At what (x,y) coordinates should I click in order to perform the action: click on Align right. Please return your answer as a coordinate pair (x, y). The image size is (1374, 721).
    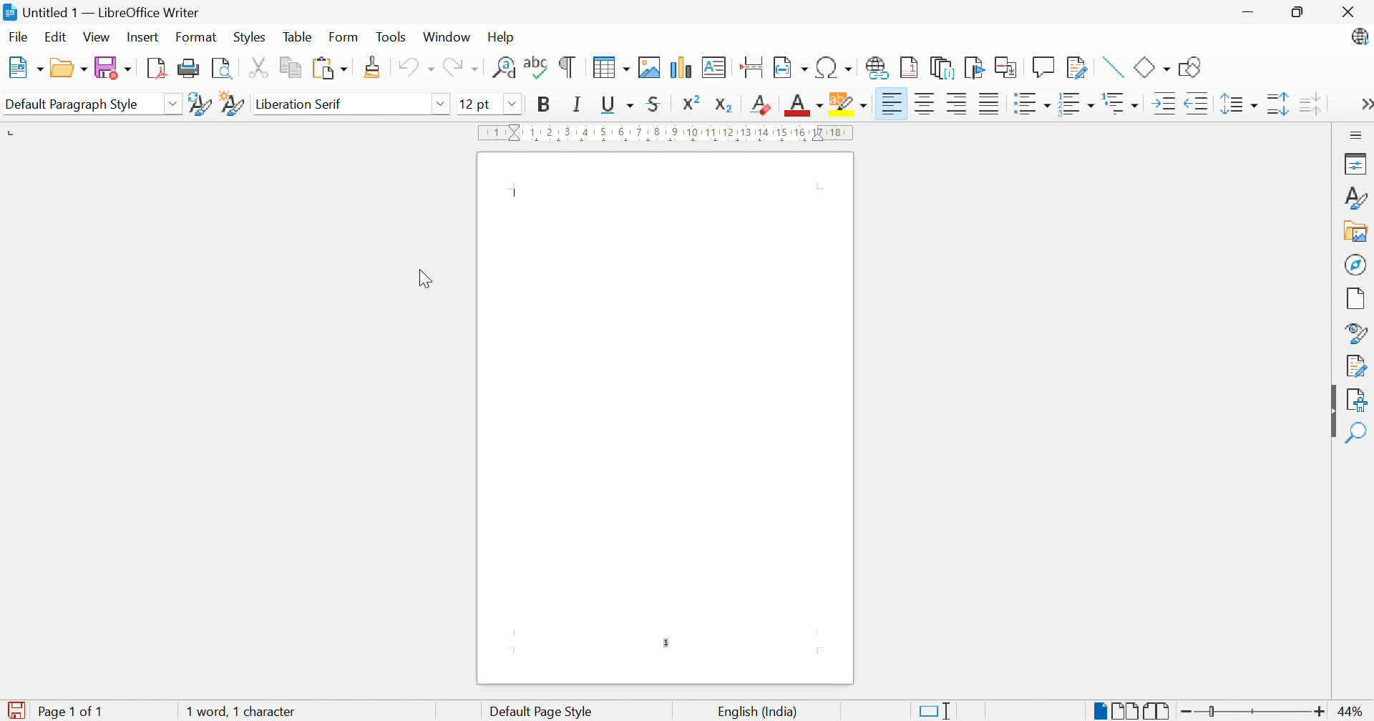
    Looking at the image, I should click on (957, 104).